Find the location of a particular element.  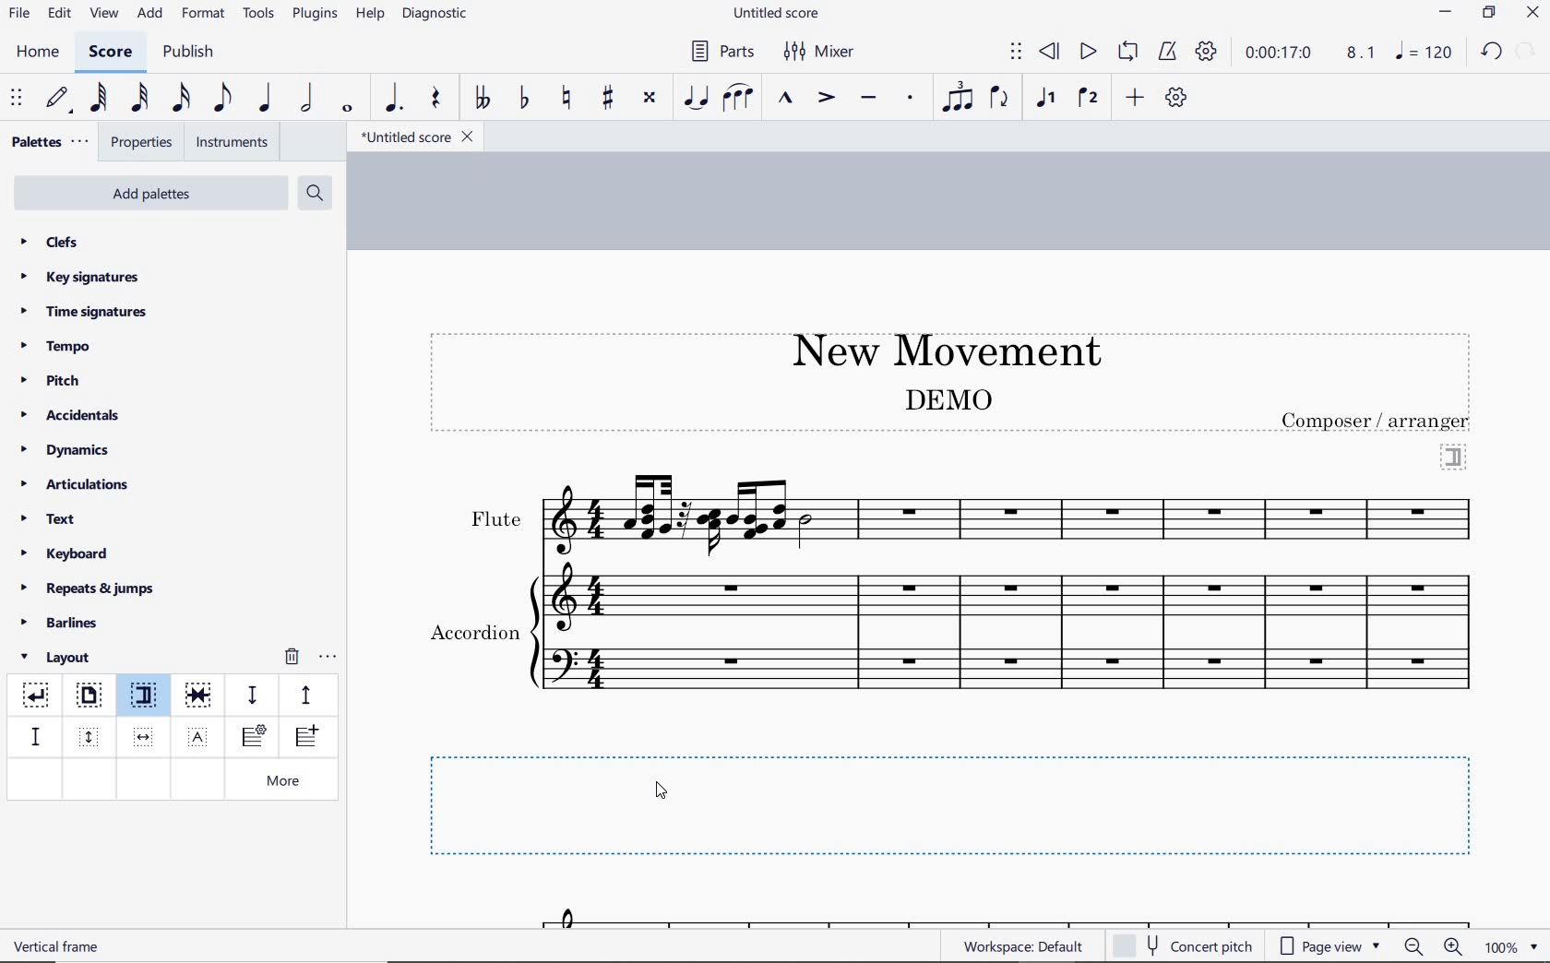

play is located at coordinates (1086, 53).